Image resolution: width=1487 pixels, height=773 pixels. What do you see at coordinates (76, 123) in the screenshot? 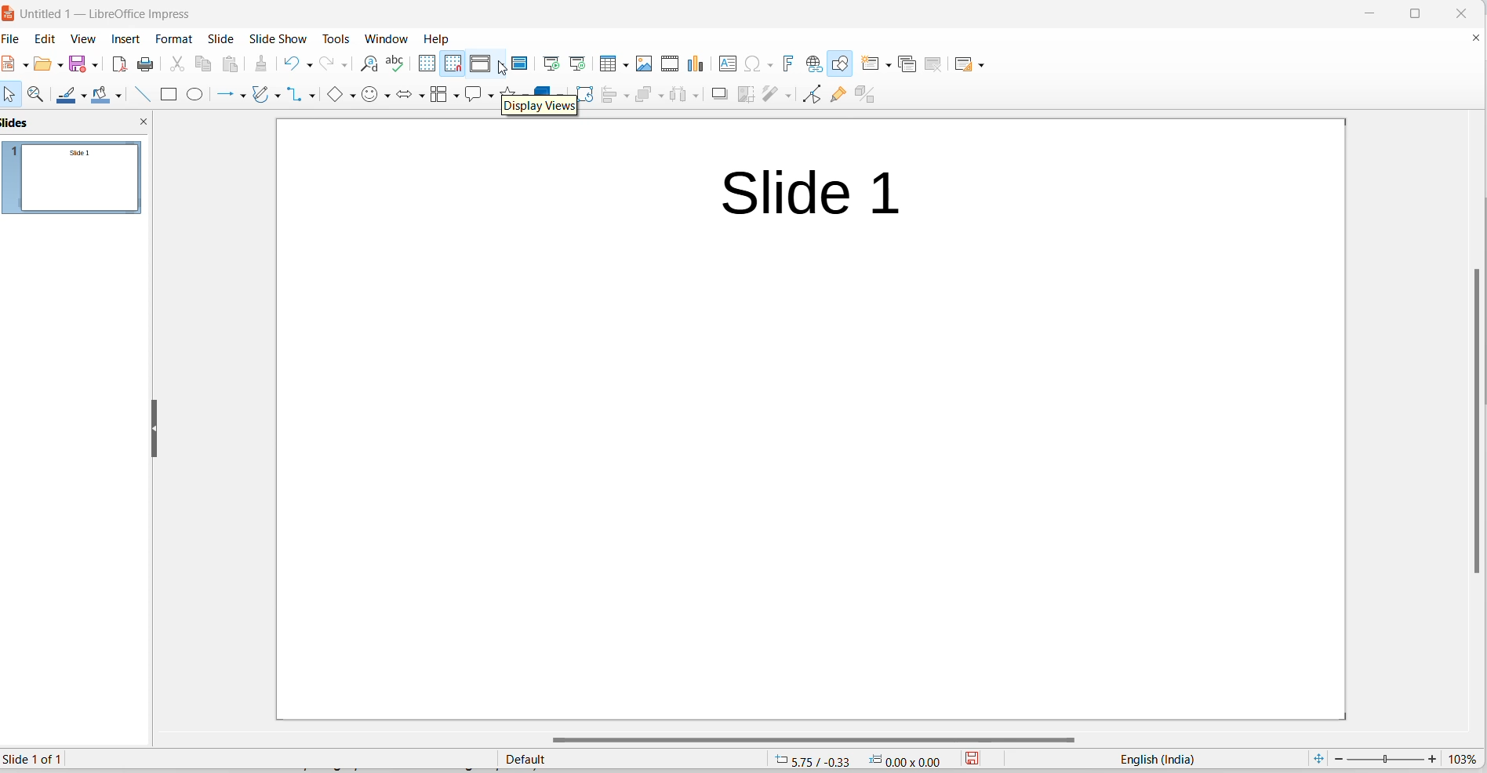
I see `slides and close slideview` at bounding box center [76, 123].